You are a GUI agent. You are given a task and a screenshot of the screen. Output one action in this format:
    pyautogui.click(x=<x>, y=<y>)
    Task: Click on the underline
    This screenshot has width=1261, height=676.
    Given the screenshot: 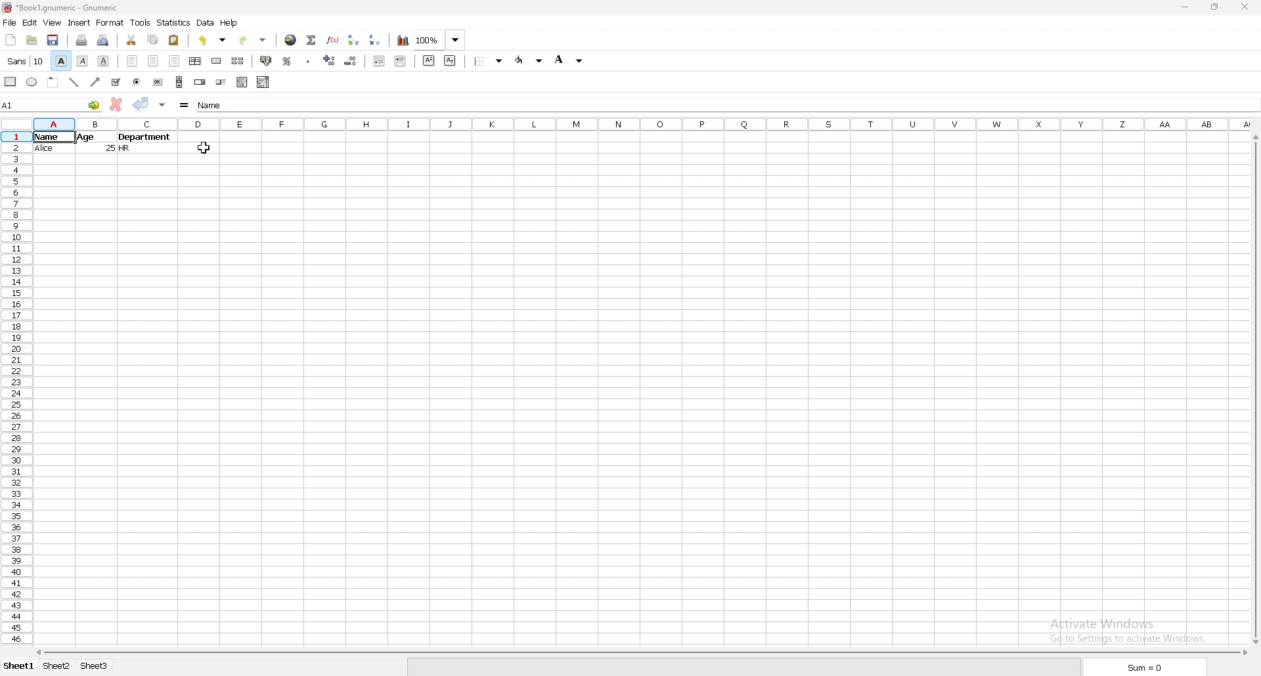 What is the action you would take?
    pyautogui.click(x=104, y=61)
    